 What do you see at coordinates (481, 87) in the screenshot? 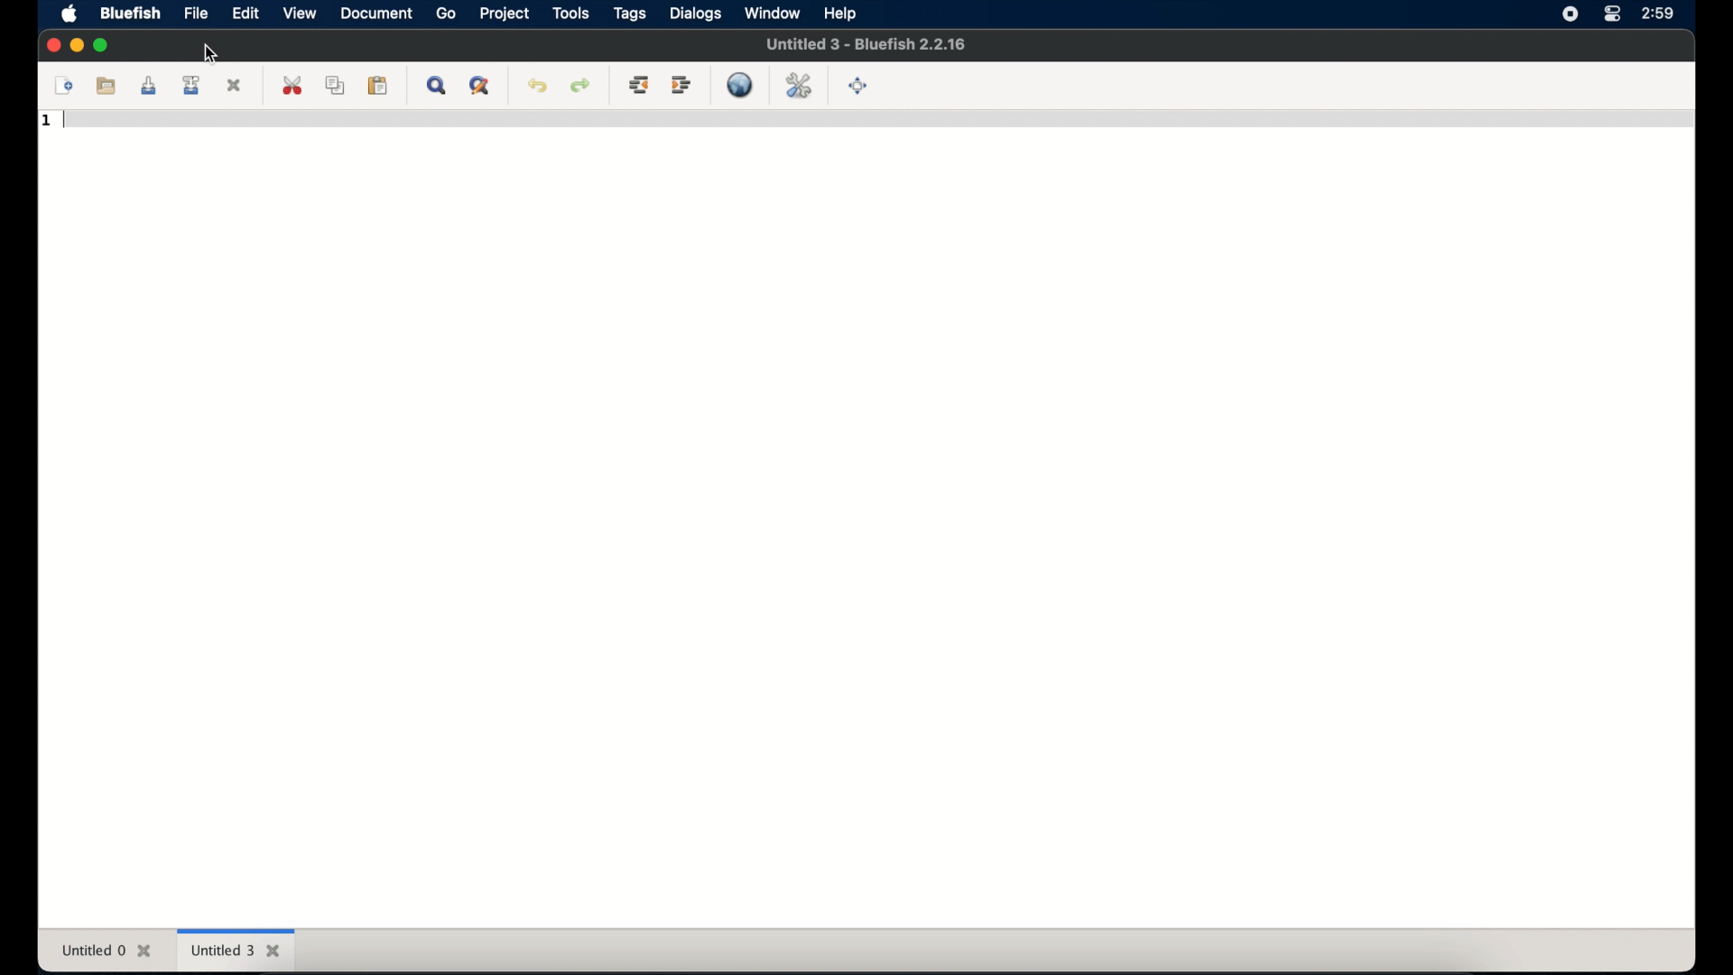
I see `advanced find and replace` at bounding box center [481, 87].